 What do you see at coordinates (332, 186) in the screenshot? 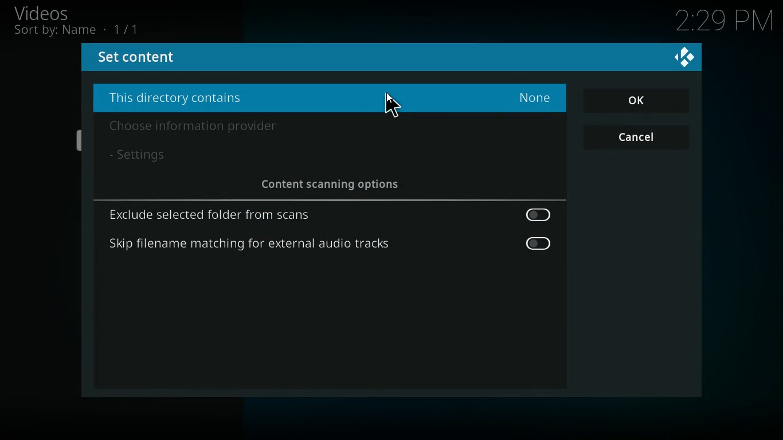
I see `content scanning options` at bounding box center [332, 186].